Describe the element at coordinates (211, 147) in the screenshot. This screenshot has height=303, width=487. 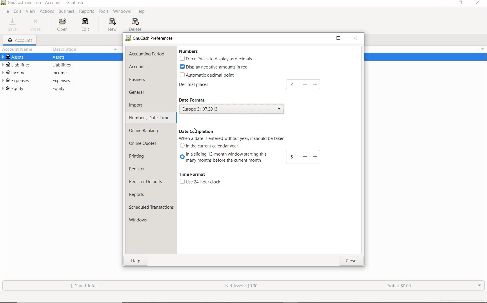
I see `in the current calendar year` at that location.